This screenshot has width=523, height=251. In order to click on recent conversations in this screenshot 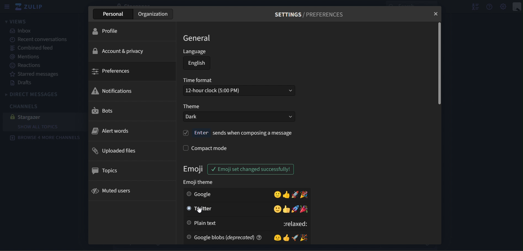, I will do `click(40, 40)`.